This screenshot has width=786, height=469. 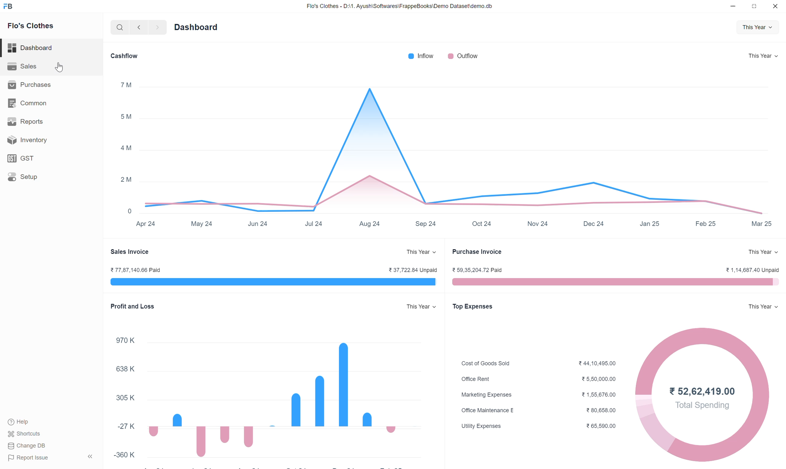 I want to click on F52.62.419.00, so click(x=700, y=390).